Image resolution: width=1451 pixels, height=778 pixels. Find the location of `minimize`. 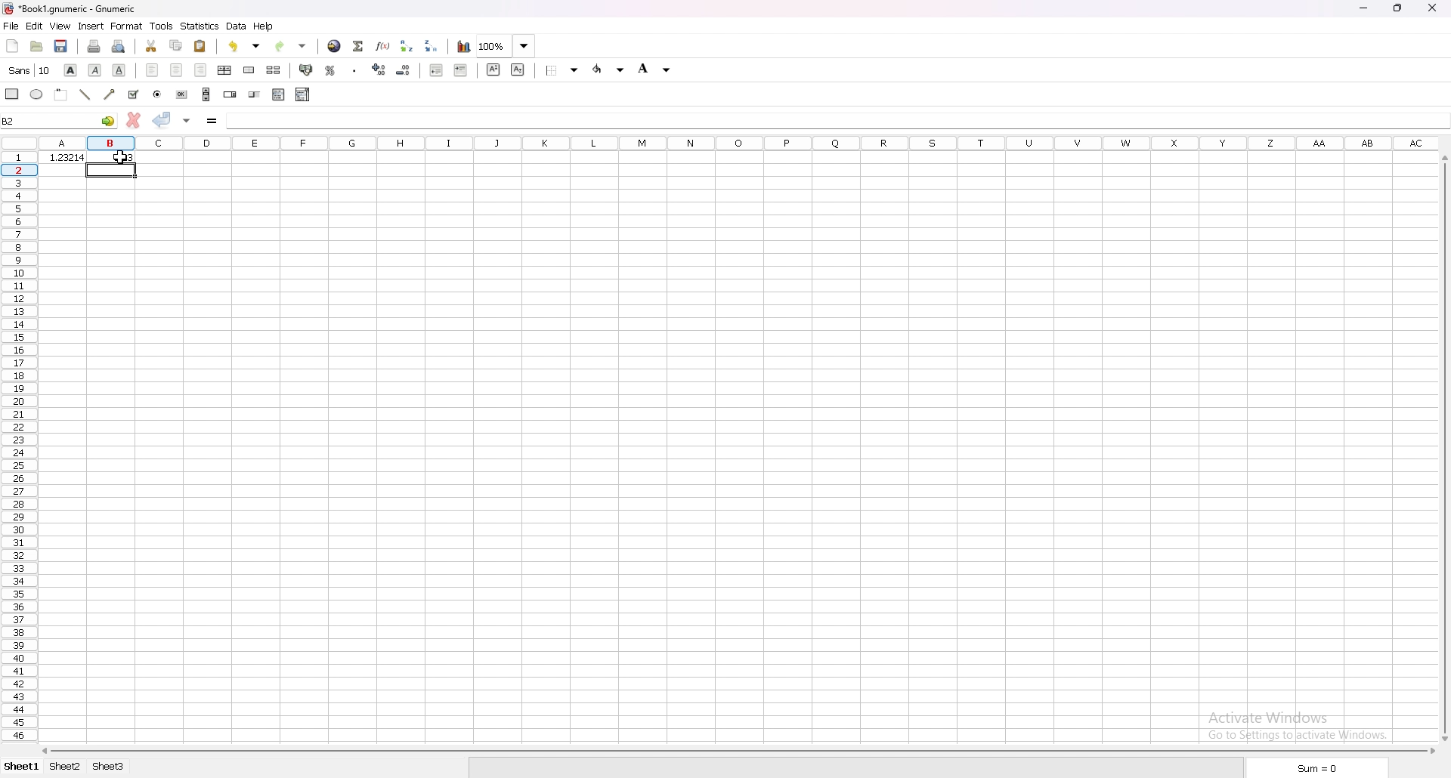

minimize is located at coordinates (1365, 7).